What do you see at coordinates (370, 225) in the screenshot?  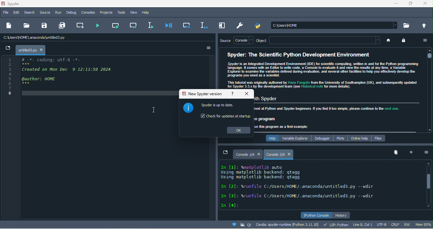 I see `line 8, col 1, utf 8` at bounding box center [370, 225].